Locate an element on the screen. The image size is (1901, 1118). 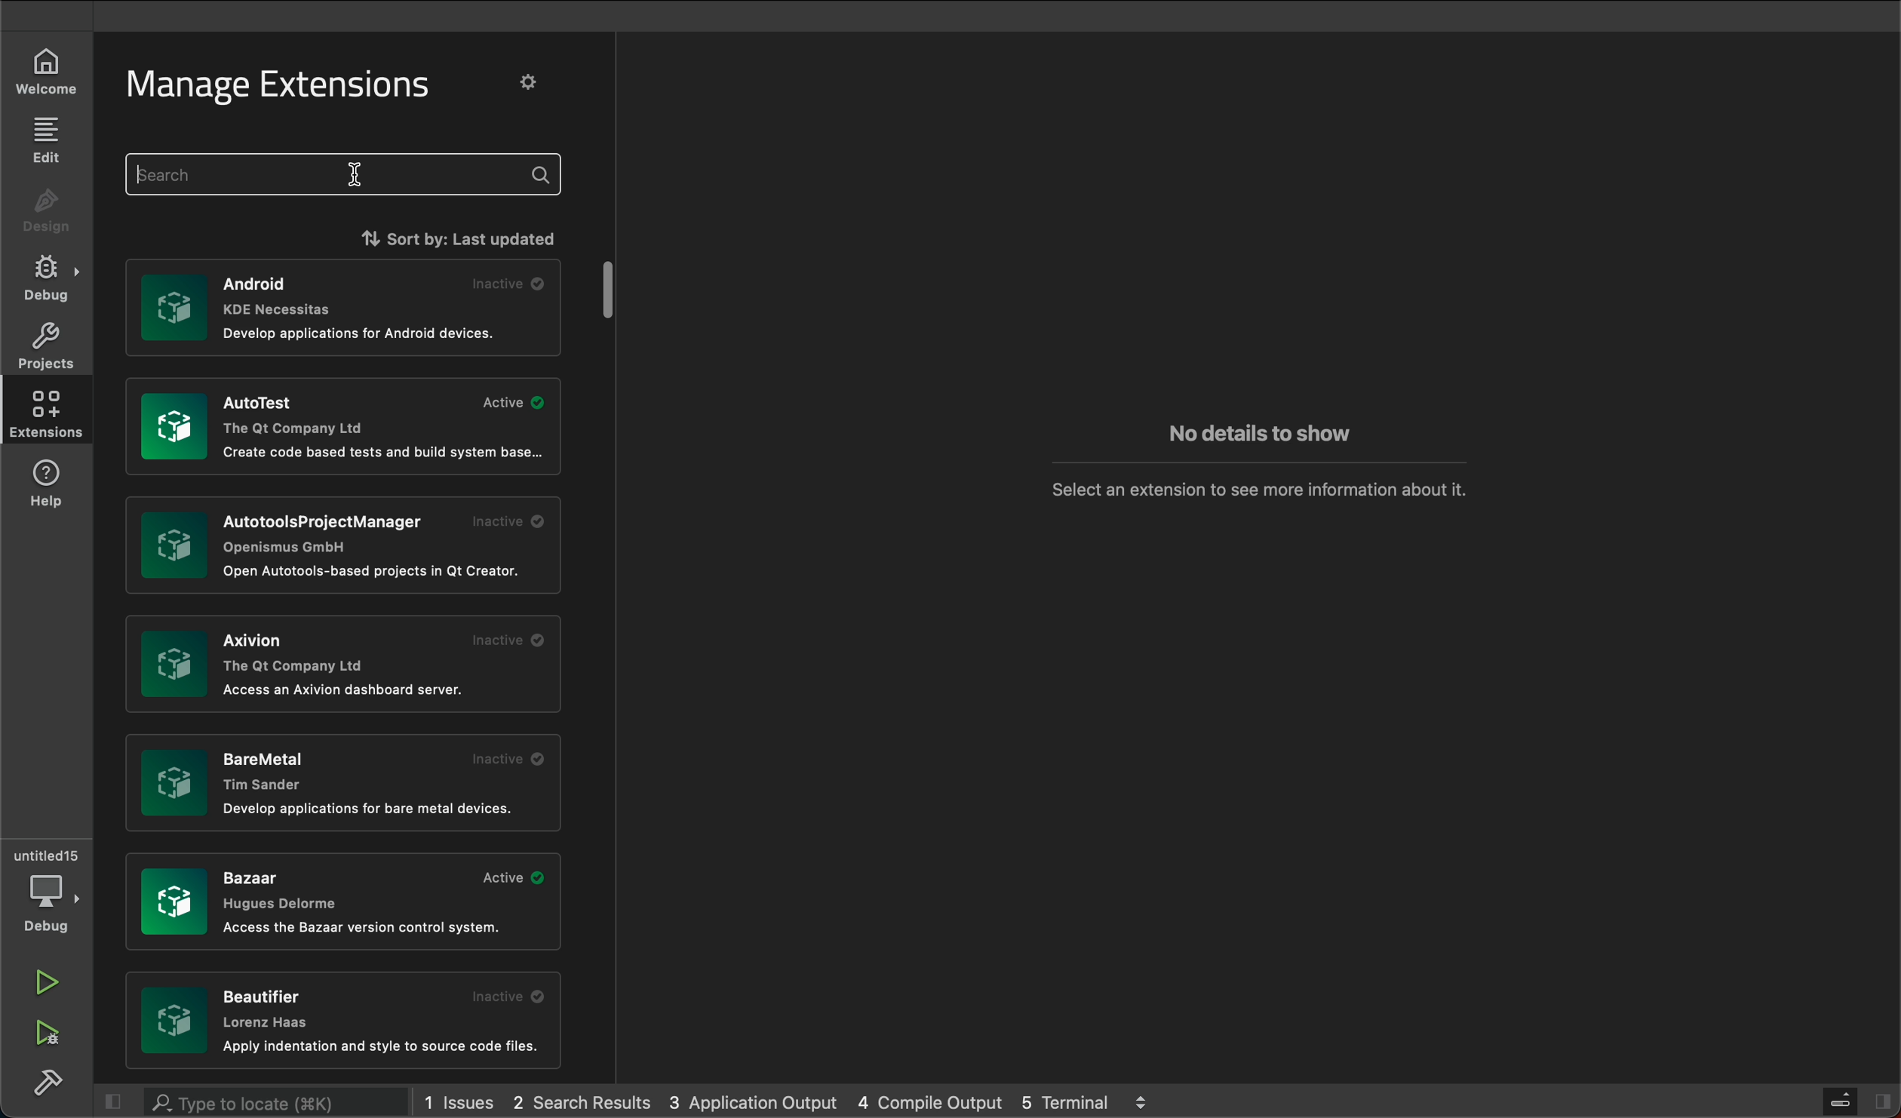
image is located at coordinates (175, 666).